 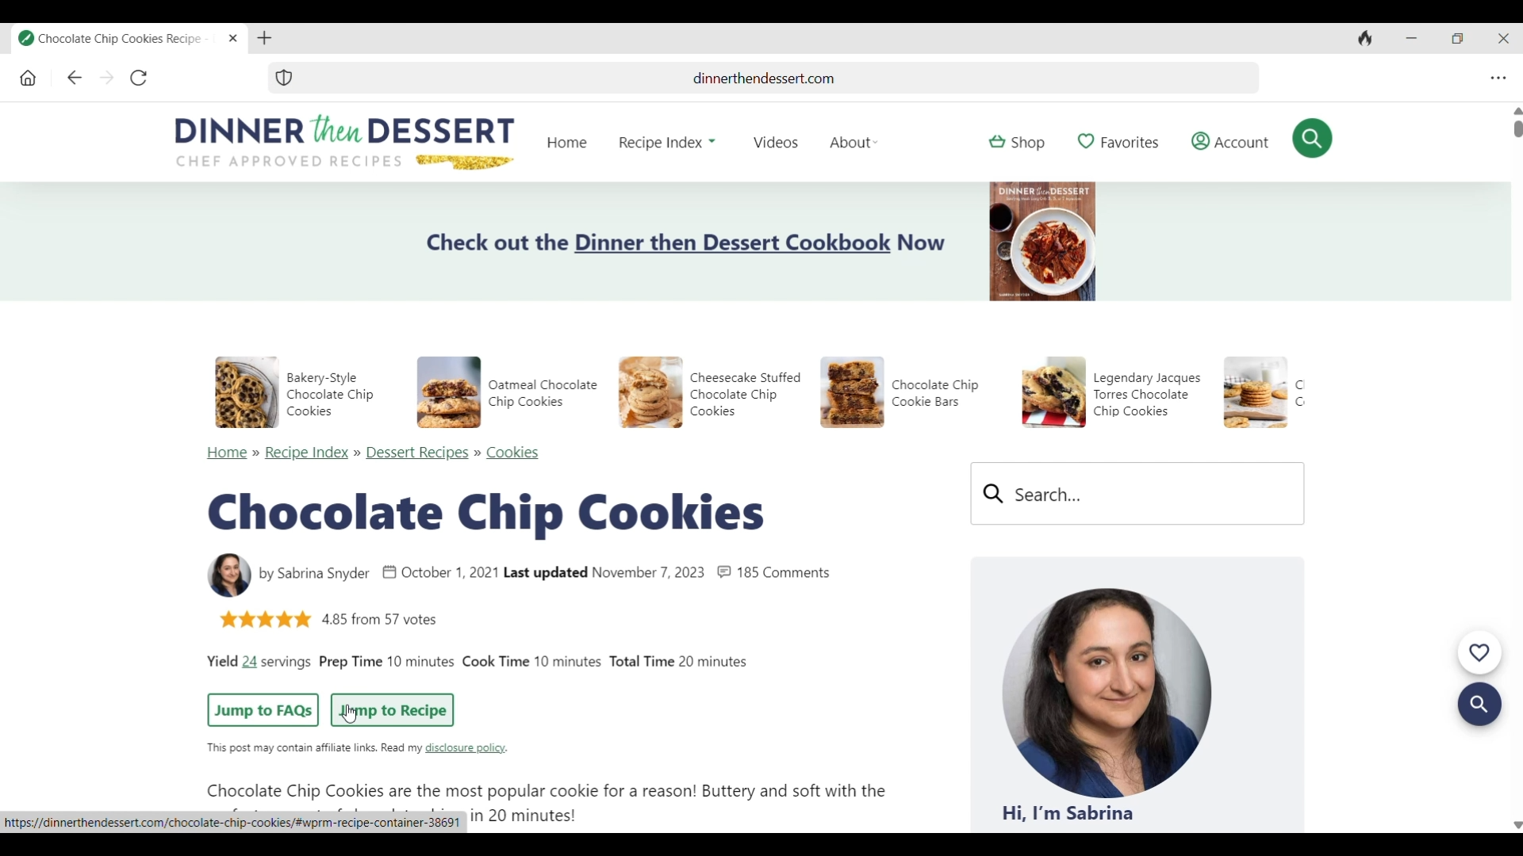 What do you see at coordinates (137, 78) in the screenshot?
I see `Reload page` at bounding box center [137, 78].